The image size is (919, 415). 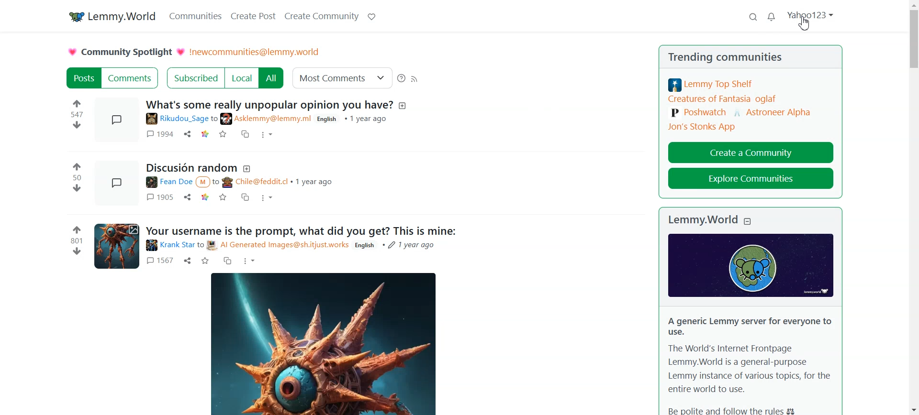 What do you see at coordinates (751, 179) in the screenshot?
I see `Explore Communities` at bounding box center [751, 179].